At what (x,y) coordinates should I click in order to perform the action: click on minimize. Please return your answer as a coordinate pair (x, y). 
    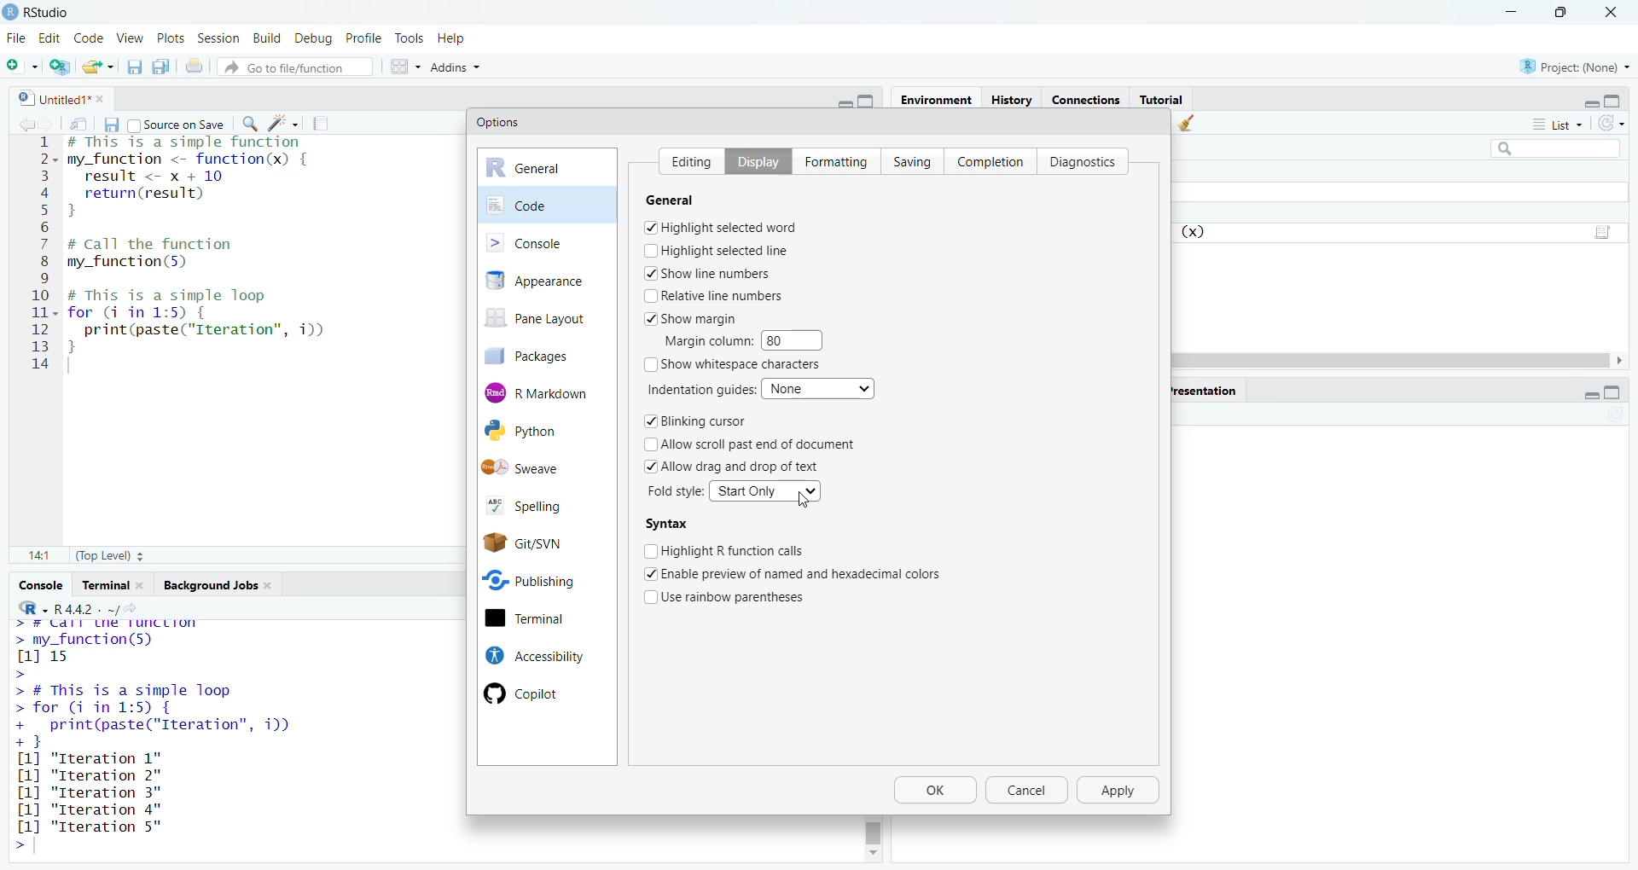
    Looking at the image, I should click on (841, 101).